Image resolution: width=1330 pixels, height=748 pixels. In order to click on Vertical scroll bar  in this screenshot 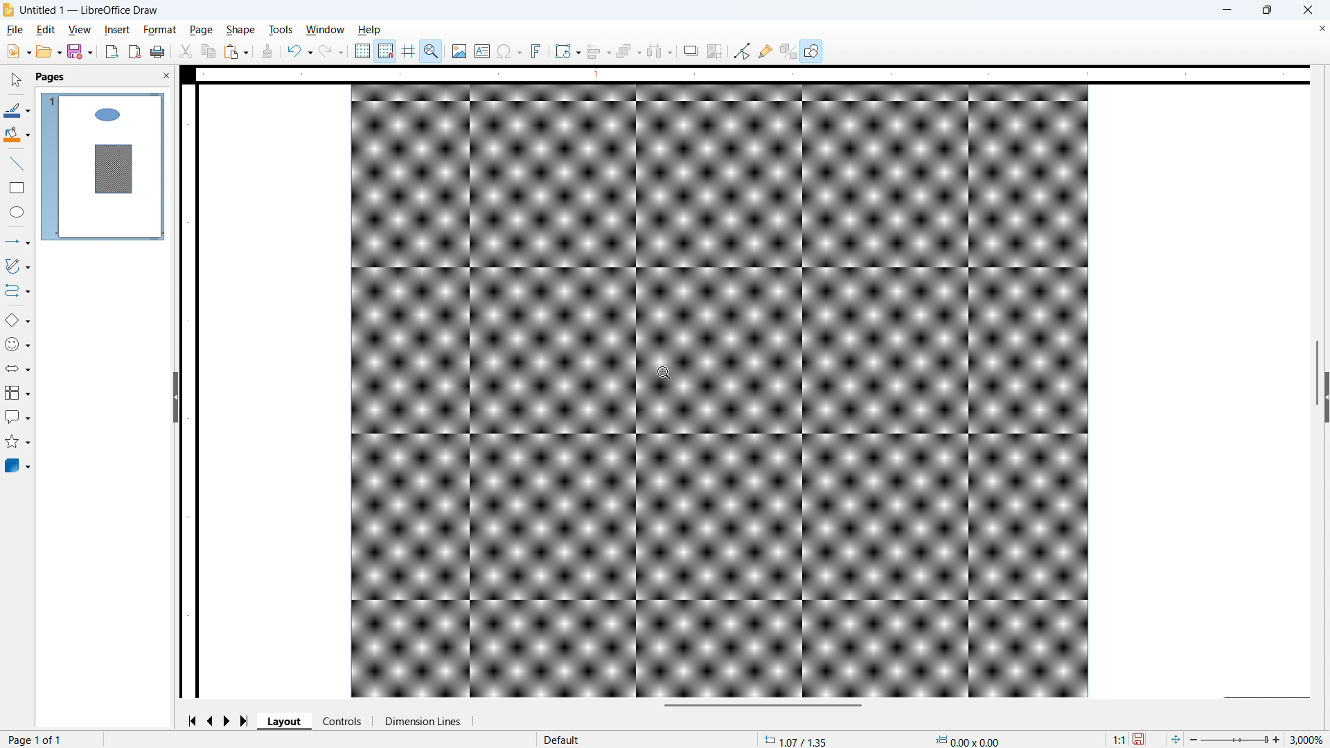, I will do `click(1316, 373)`.